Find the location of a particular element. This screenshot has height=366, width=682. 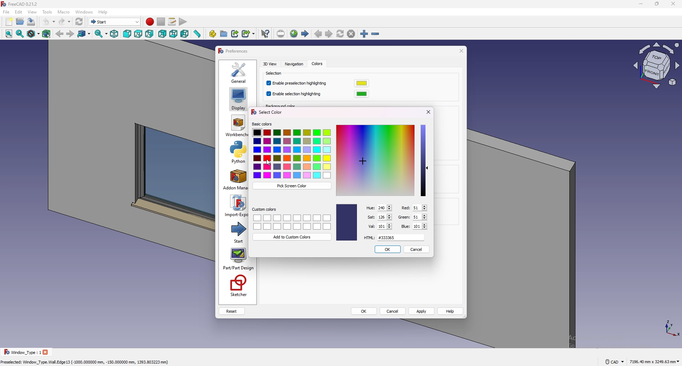

create part is located at coordinates (213, 34).